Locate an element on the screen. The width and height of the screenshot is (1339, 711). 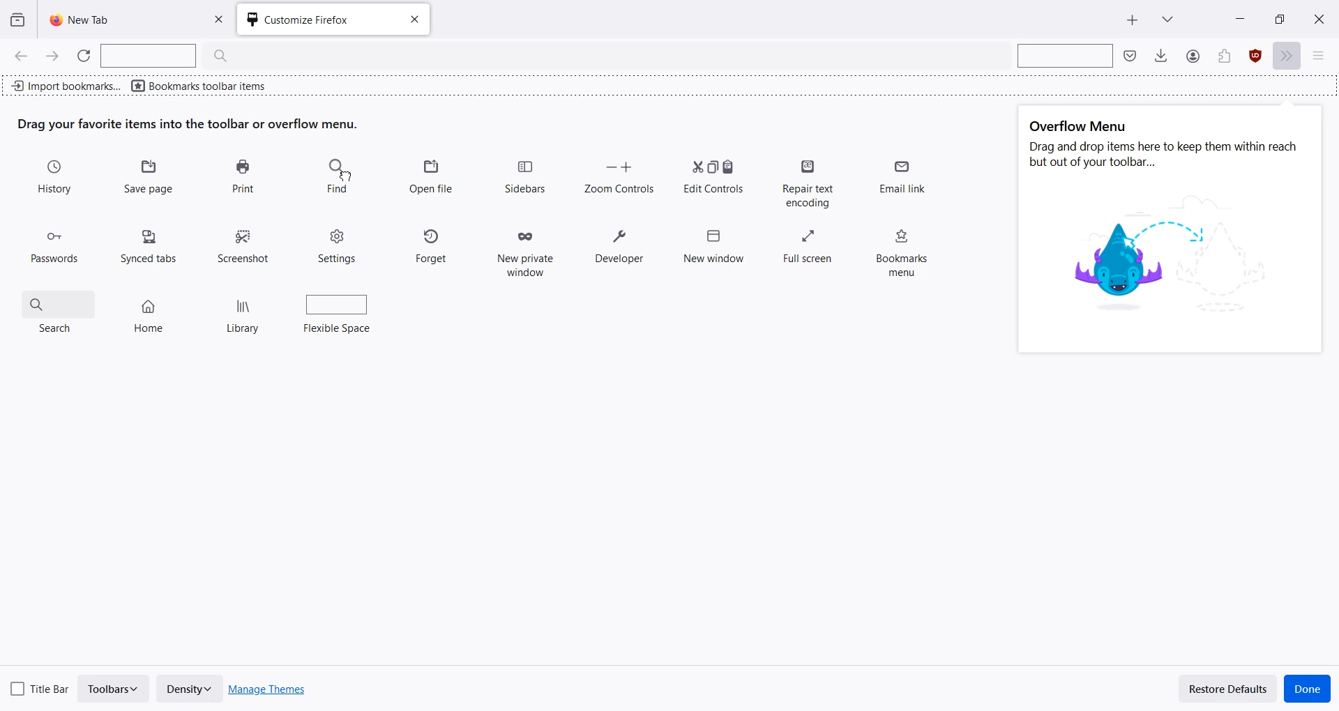
Downloads is located at coordinates (1161, 55).